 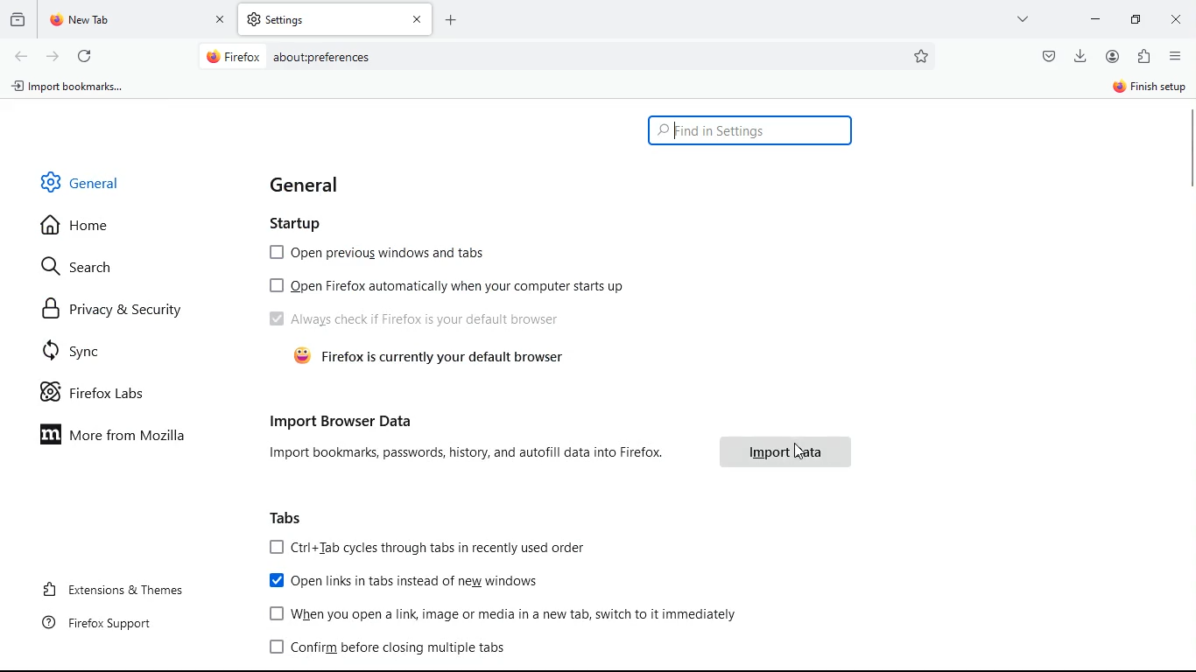 What do you see at coordinates (290, 518) in the screenshot?
I see `tabs` at bounding box center [290, 518].